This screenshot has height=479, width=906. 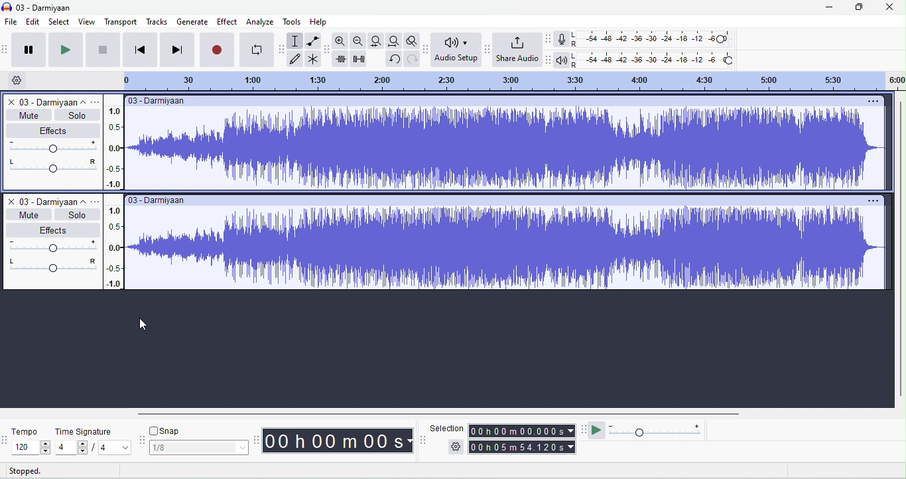 What do you see at coordinates (200, 447) in the screenshot?
I see `select snapping` at bounding box center [200, 447].